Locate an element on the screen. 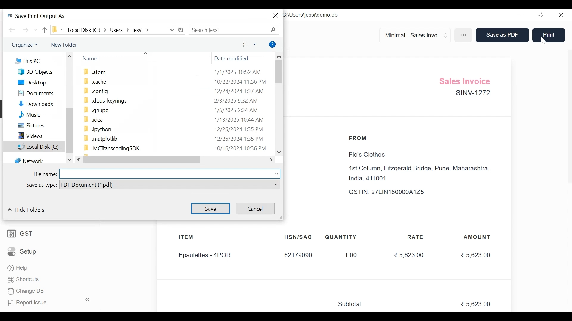 The height and width of the screenshot is (321, 572). Refresh is located at coordinates (181, 30).